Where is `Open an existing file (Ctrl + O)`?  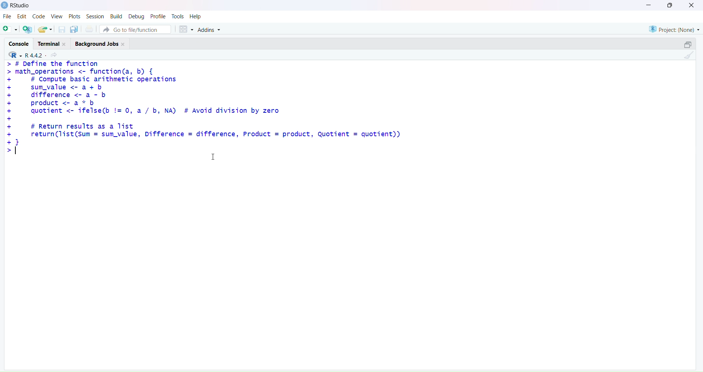 Open an existing file (Ctrl + O) is located at coordinates (45, 29).